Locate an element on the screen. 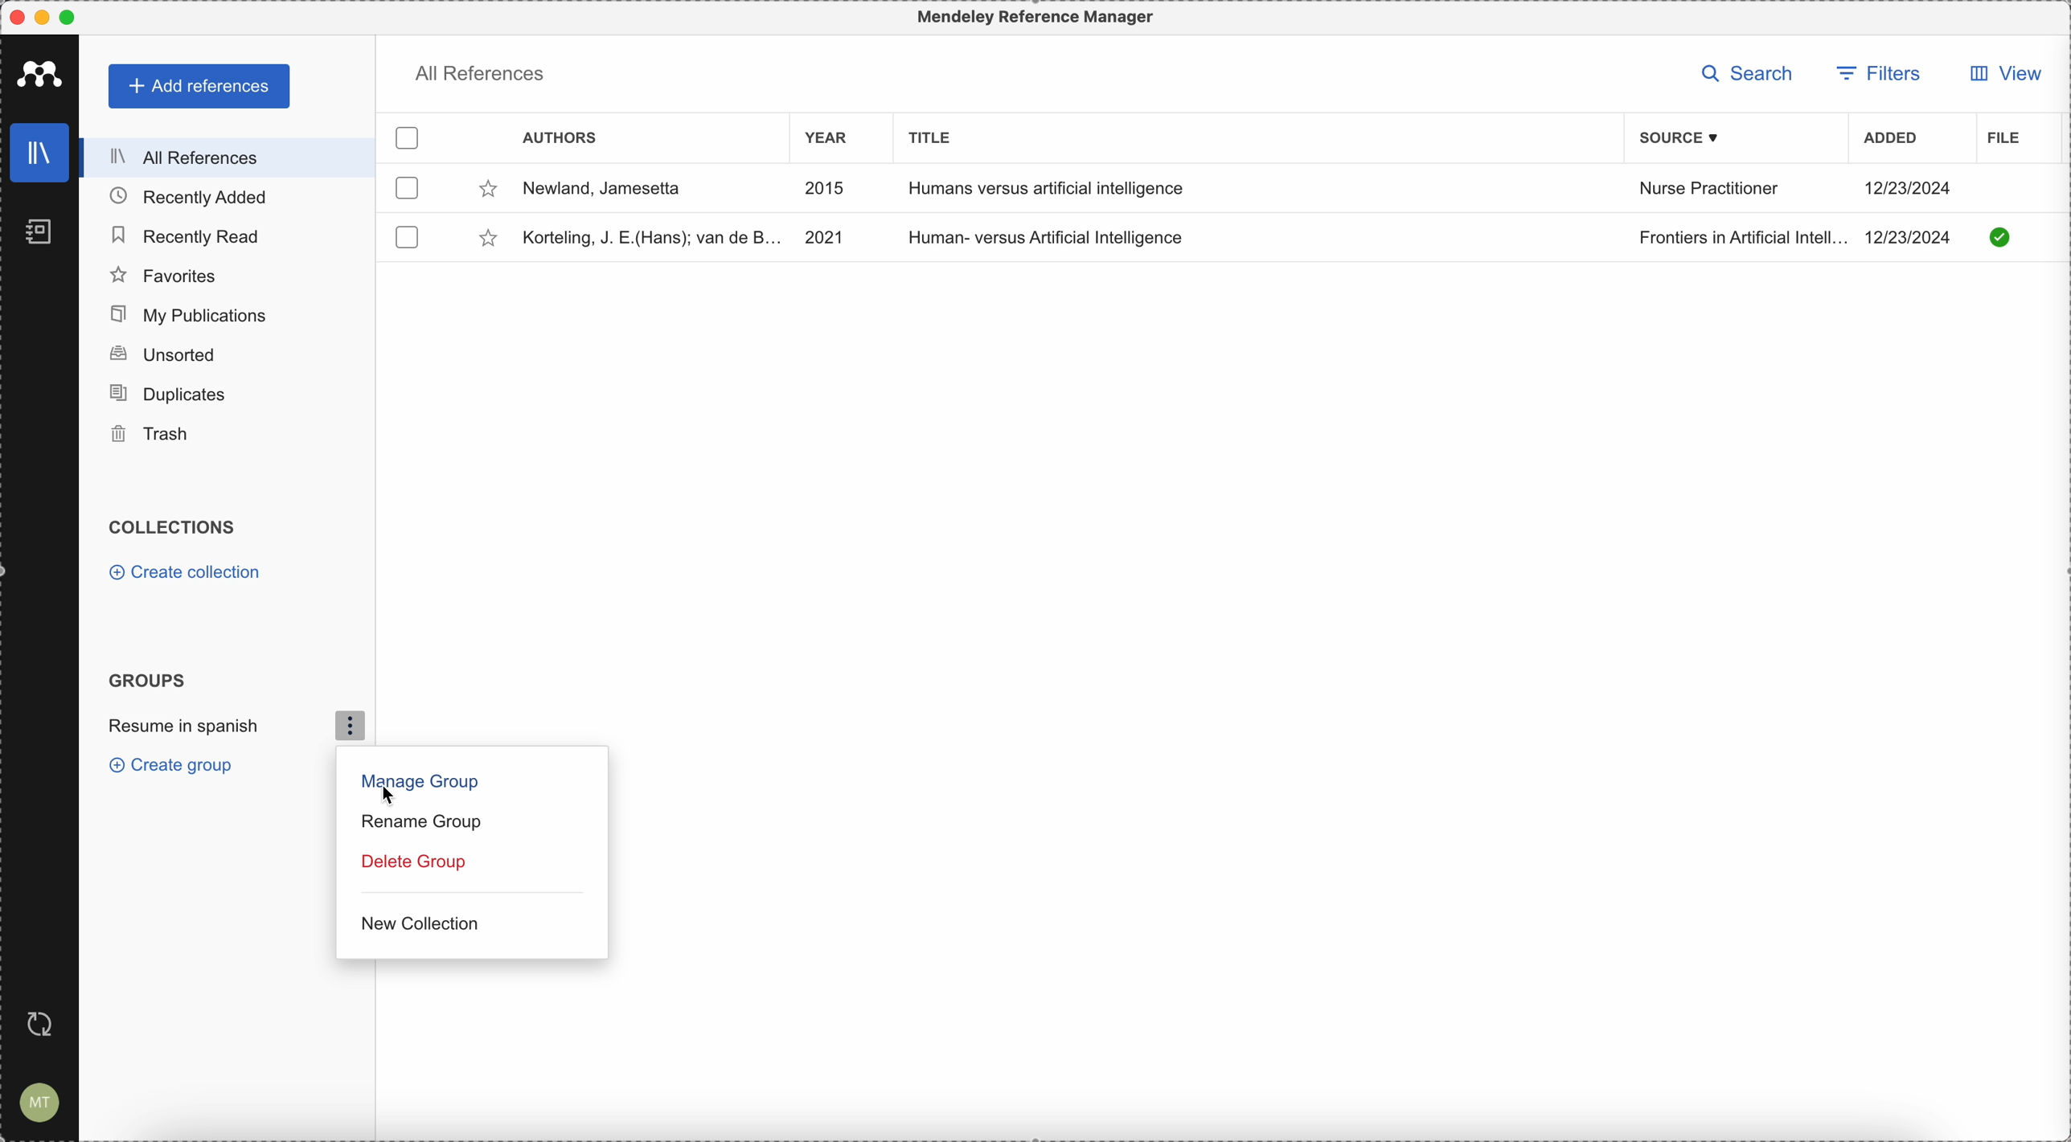 Image resolution: width=2071 pixels, height=1142 pixels. cursor is located at coordinates (396, 796).